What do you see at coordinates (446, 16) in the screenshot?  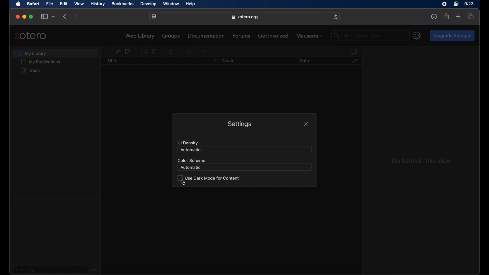 I see `share` at bounding box center [446, 16].